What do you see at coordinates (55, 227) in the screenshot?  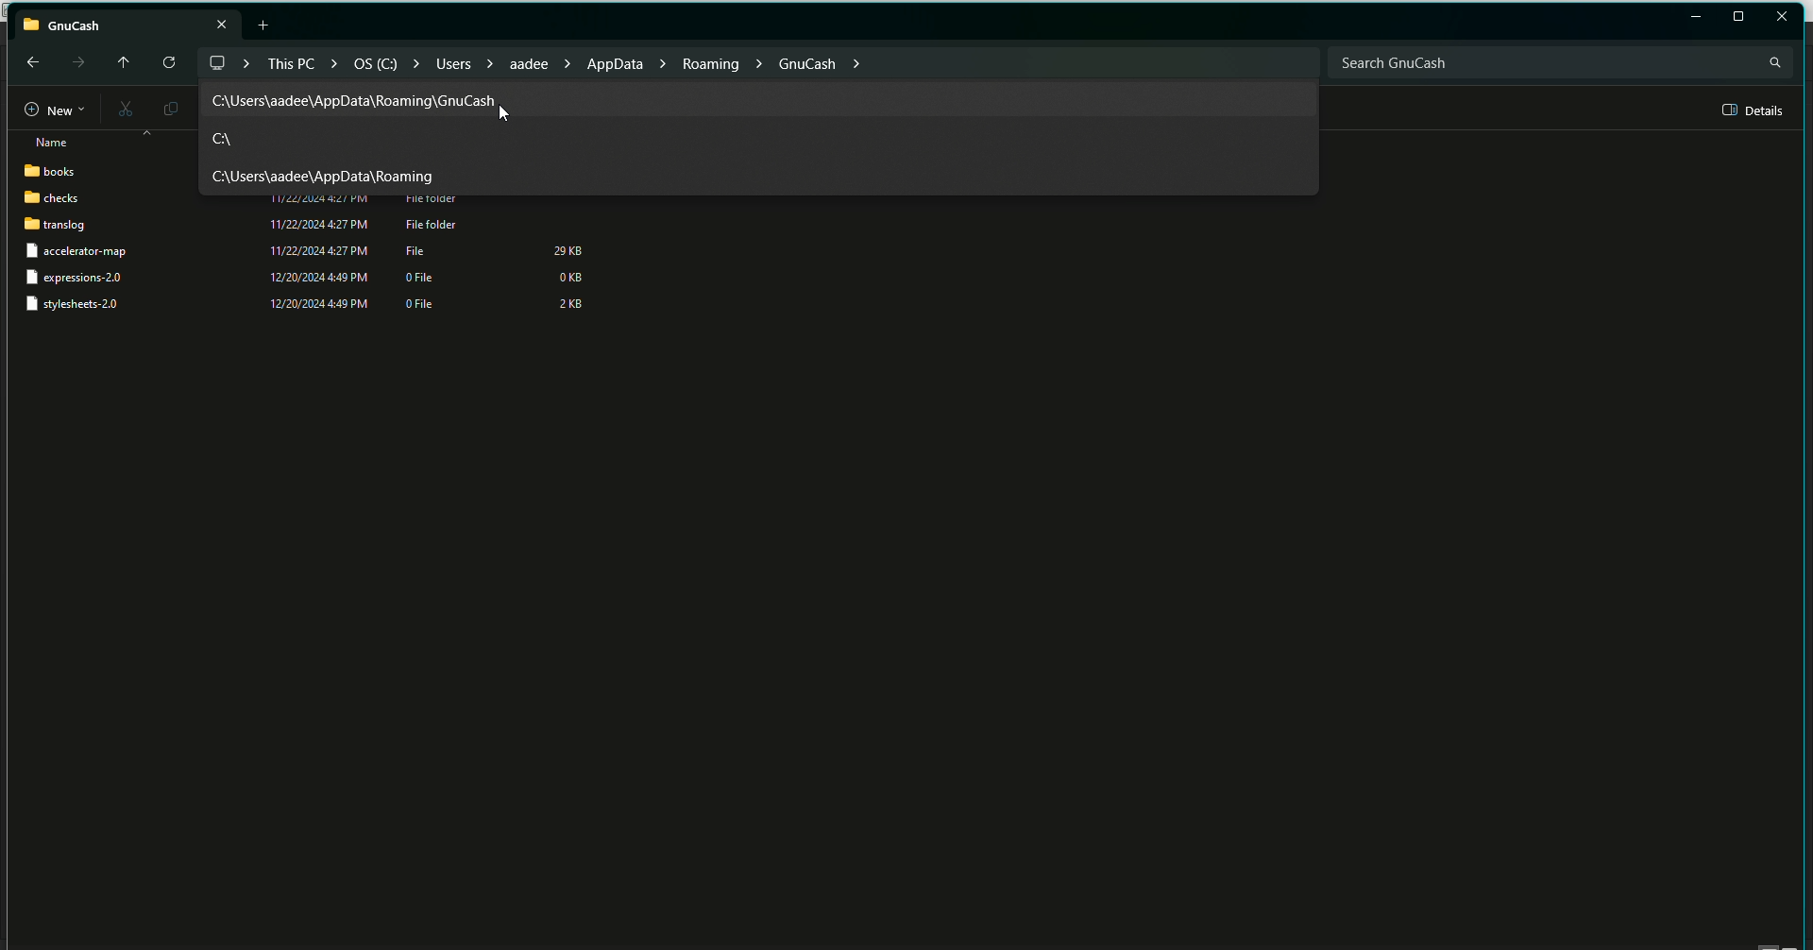 I see `translog` at bounding box center [55, 227].